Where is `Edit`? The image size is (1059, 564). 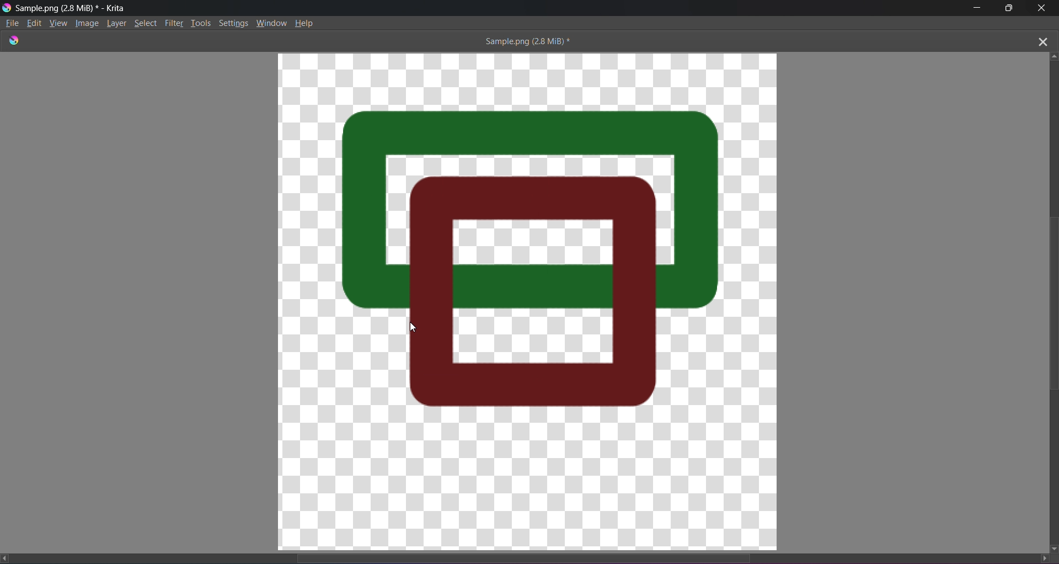 Edit is located at coordinates (35, 22).